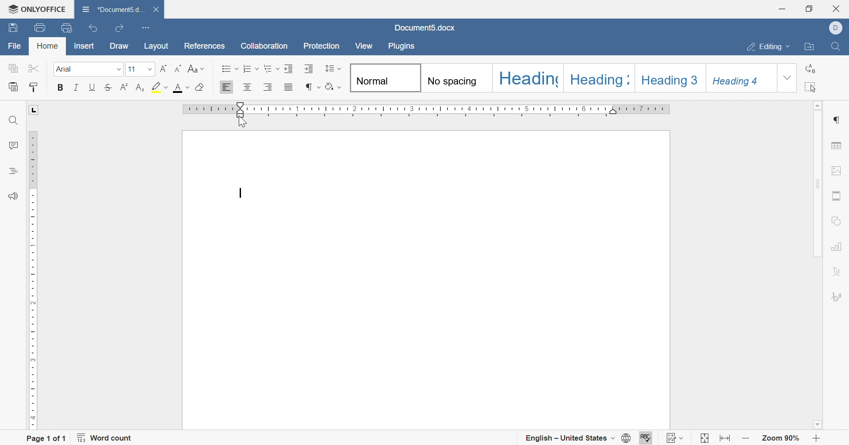 Image resolution: width=849 pixels, height=445 pixels. Describe the element at coordinates (268, 87) in the screenshot. I see `Align Right` at that location.